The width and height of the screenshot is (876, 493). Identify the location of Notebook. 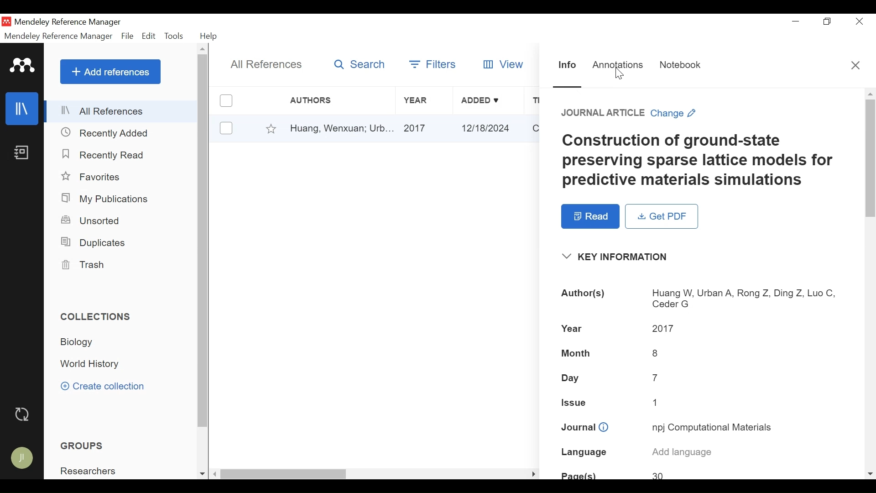
(681, 65).